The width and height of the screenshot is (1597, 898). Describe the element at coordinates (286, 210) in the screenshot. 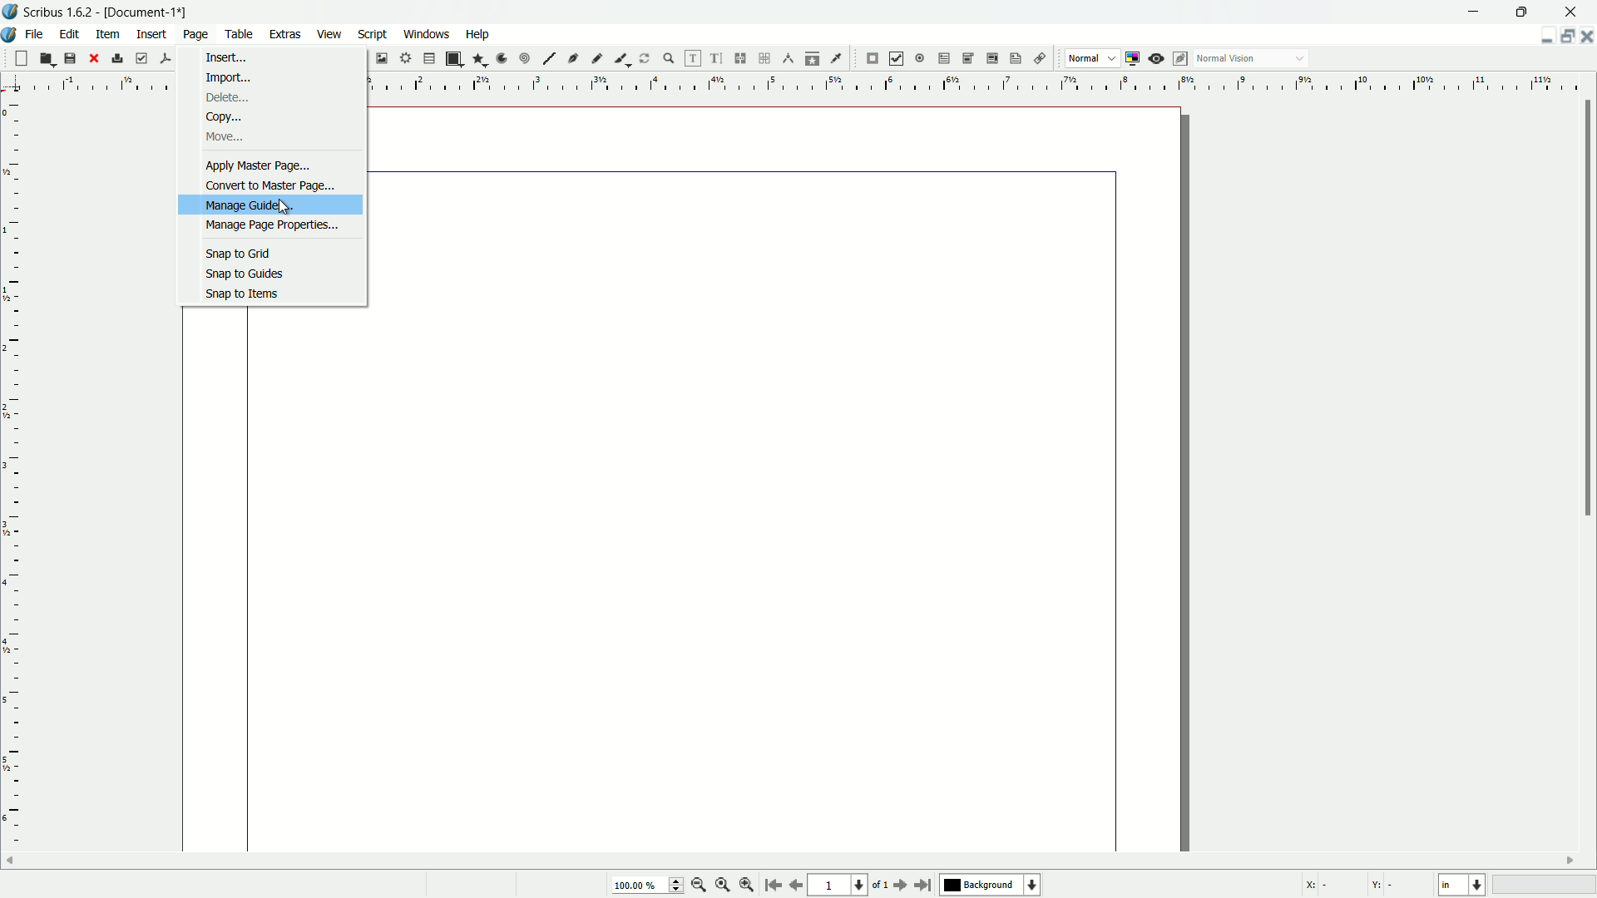

I see `cursor` at that location.